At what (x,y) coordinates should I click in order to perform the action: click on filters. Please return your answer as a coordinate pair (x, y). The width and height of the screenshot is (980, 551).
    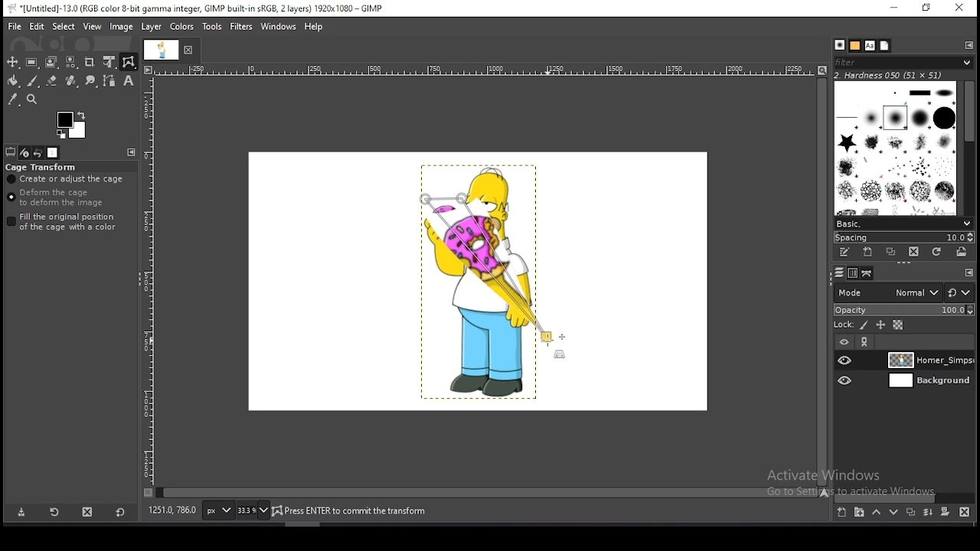
    Looking at the image, I should click on (242, 27).